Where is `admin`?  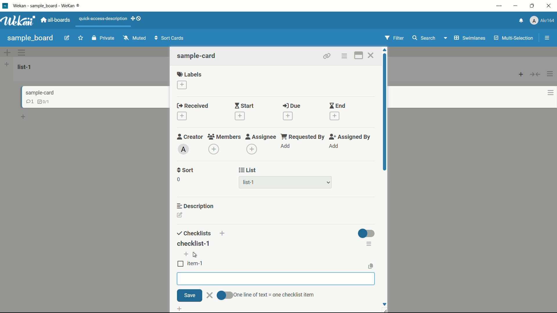
admin is located at coordinates (183, 149).